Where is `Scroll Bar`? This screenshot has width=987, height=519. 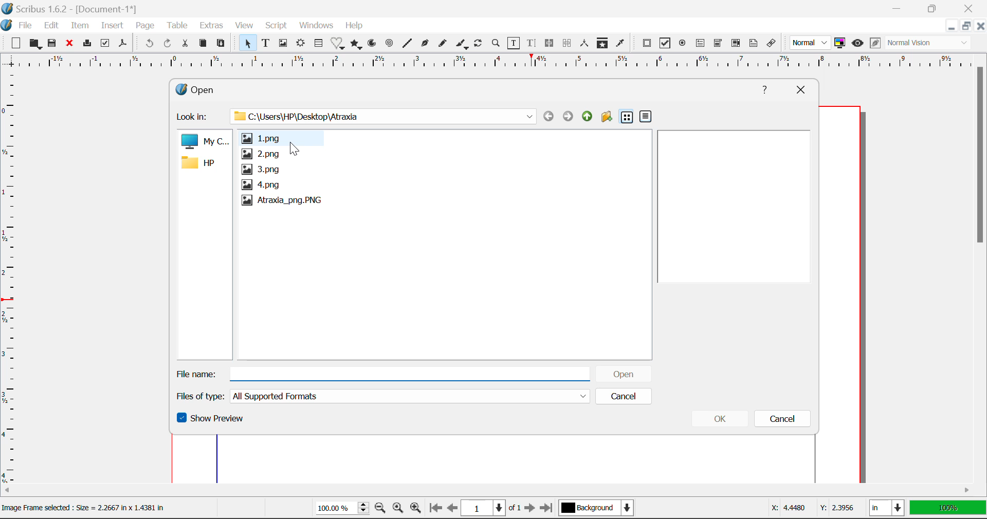
Scroll Bar is located at coordinates (981, 266).